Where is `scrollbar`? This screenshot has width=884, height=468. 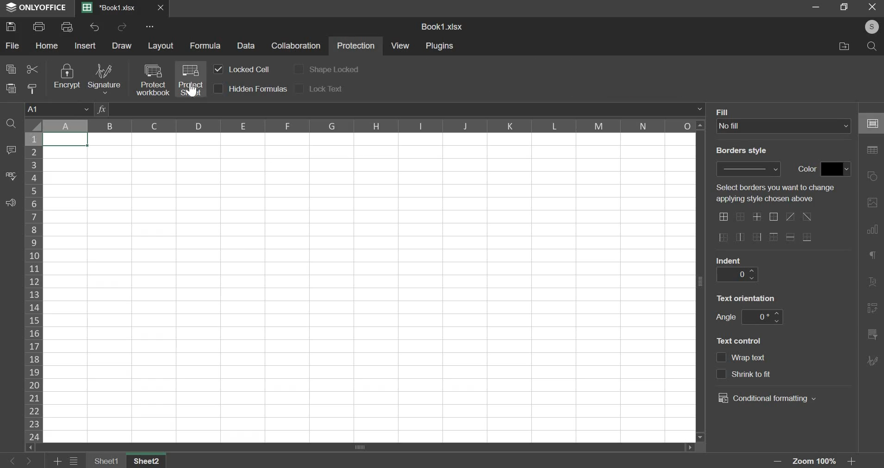
scrollbar is located at coordinates (364, 447).